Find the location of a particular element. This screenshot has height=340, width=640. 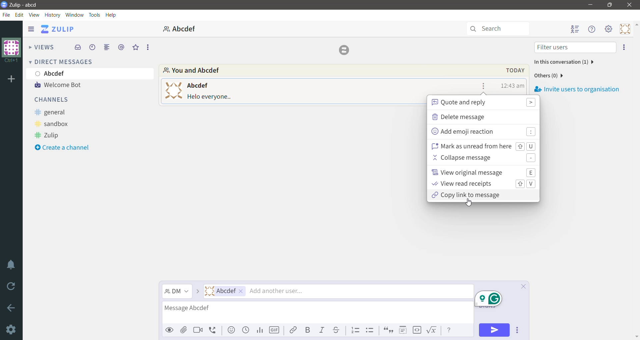

Copy link to message is located at coordinates (483, 195).